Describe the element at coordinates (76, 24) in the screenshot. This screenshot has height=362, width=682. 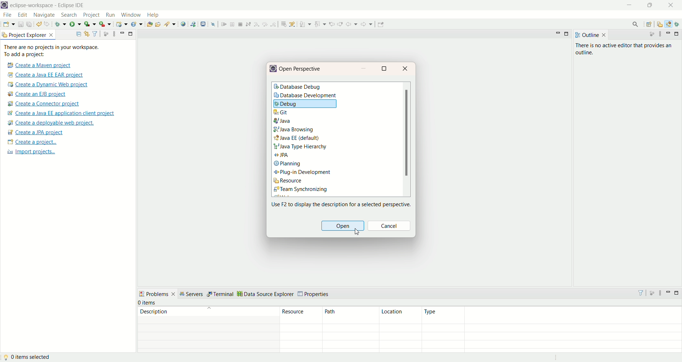
I see `run` at that location.